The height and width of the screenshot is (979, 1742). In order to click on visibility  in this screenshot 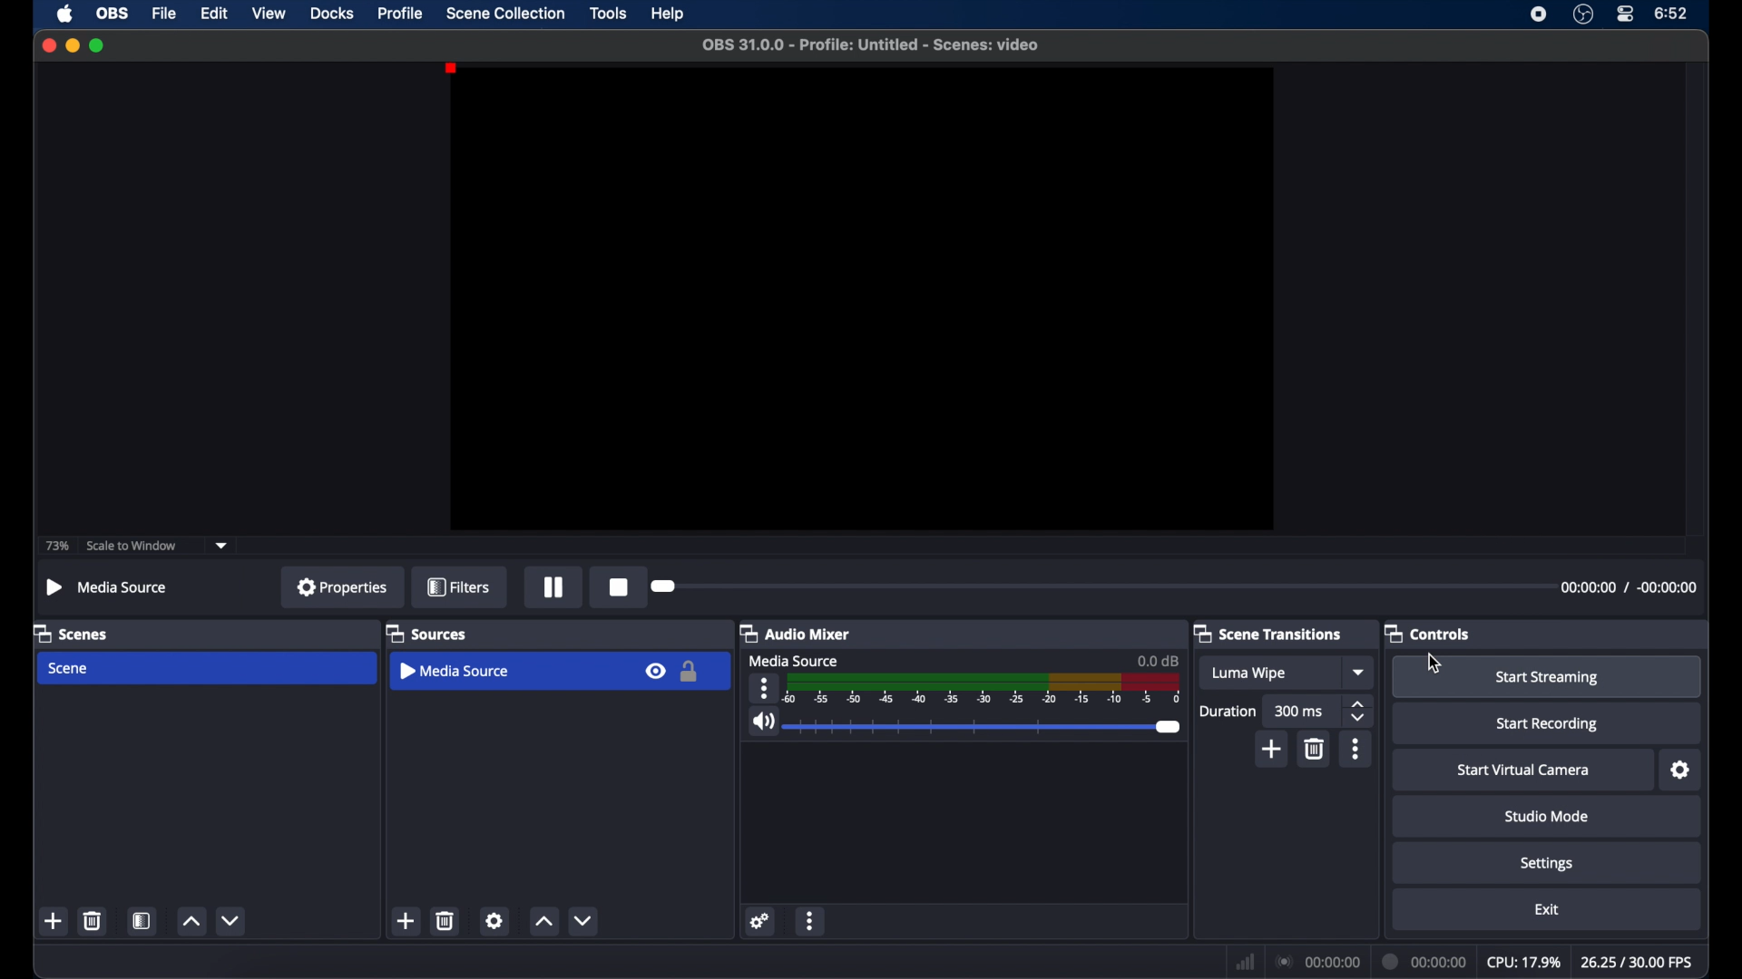, I will do `click(658, 672)`.